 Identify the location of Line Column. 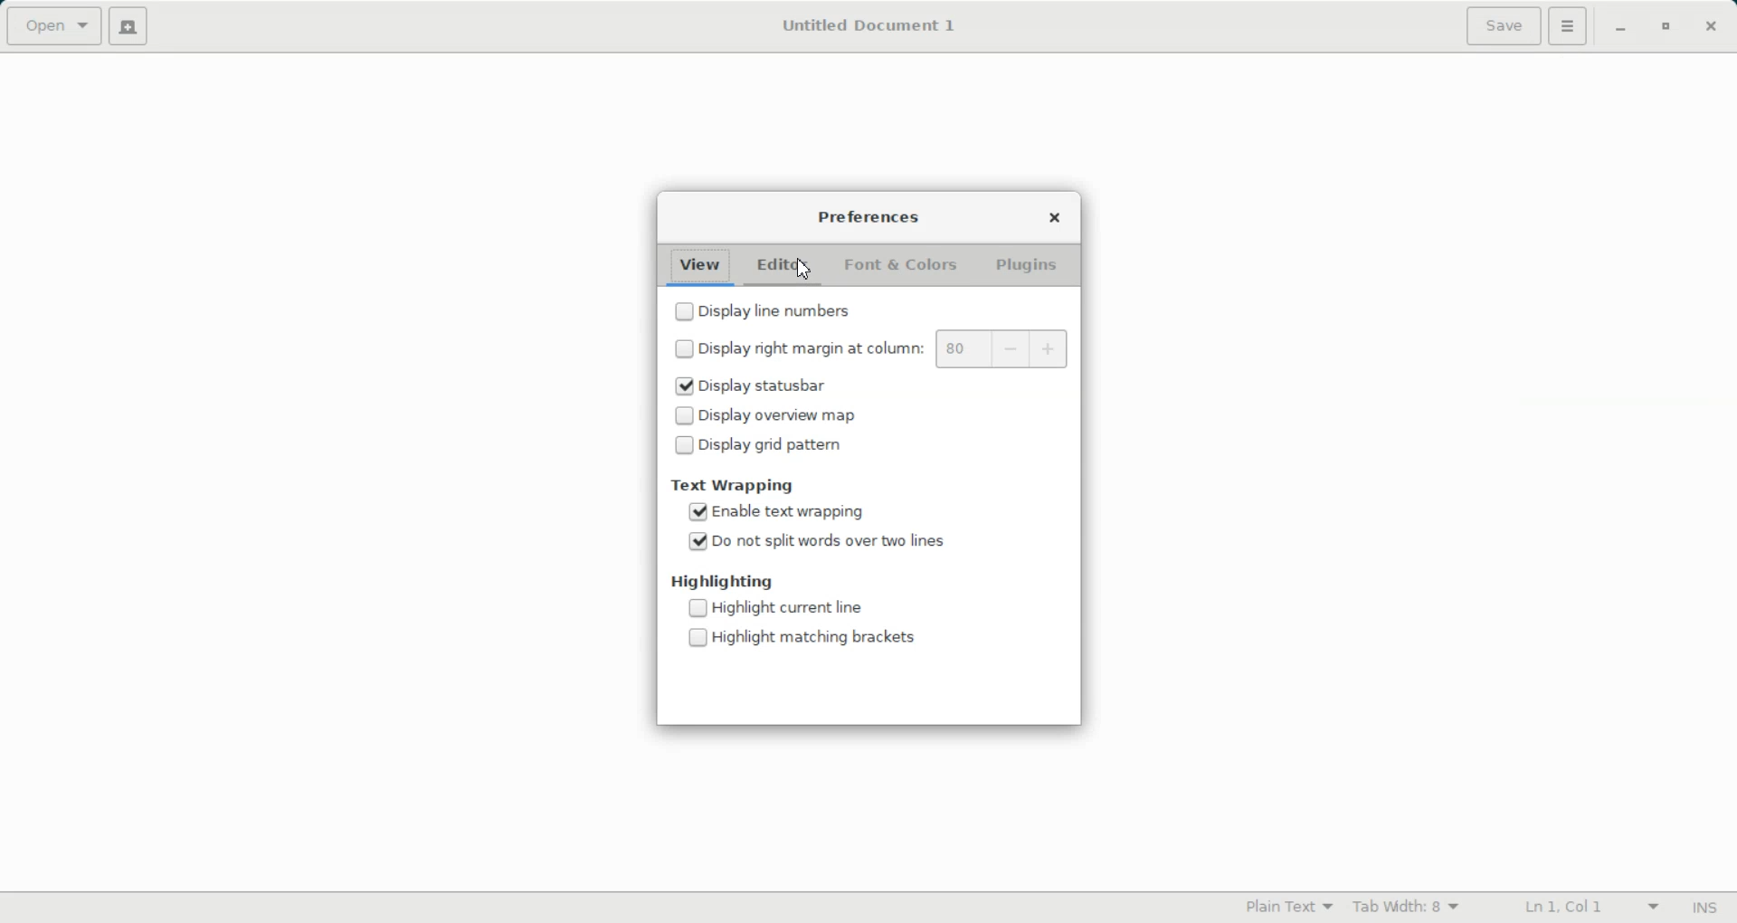
(1578, 909).